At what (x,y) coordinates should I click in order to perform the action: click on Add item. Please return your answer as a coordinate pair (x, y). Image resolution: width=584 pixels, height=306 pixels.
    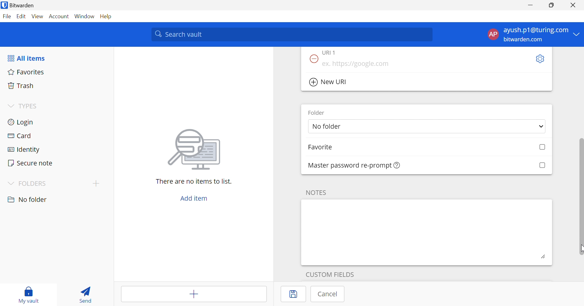
    Looking at the image, I should click on (194, 295).